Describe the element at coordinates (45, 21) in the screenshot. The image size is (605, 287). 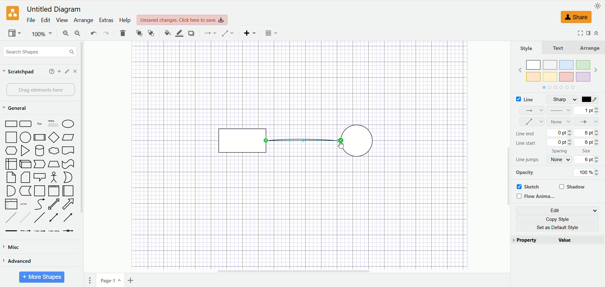
I see `edit` at that location.